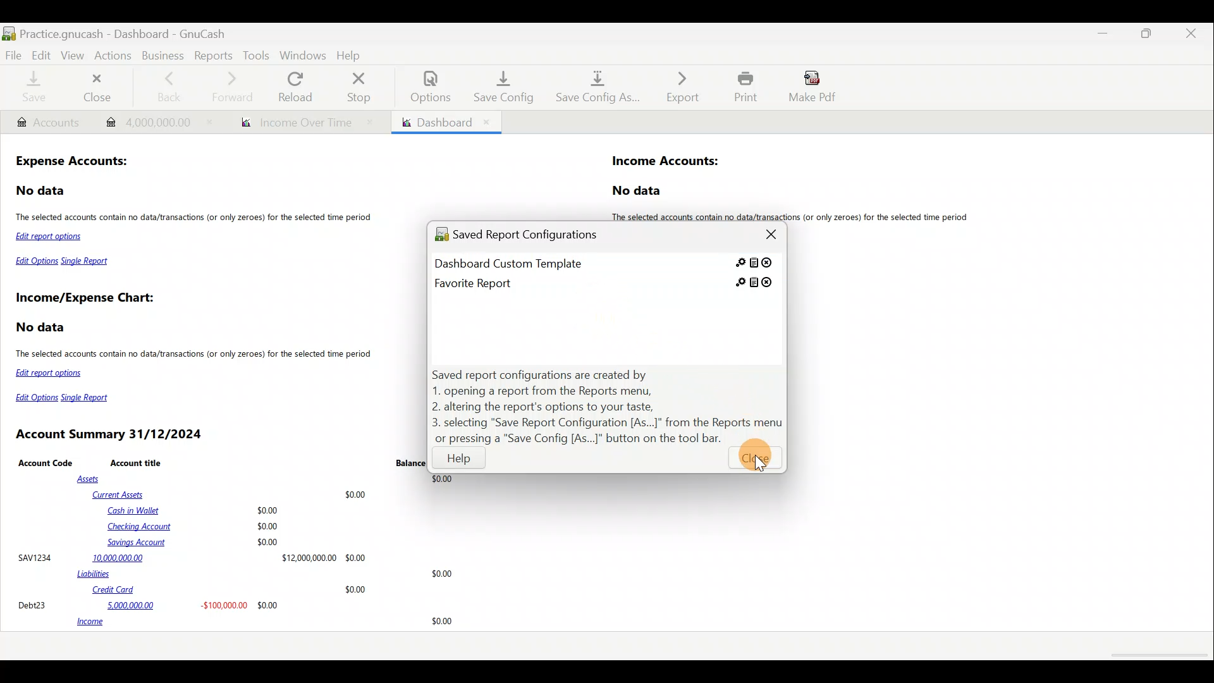 The height and width of the screenshot is (683, 1214). Describe the element at coordinates (302, 123) in the screenshot. I see `Report` at that location.